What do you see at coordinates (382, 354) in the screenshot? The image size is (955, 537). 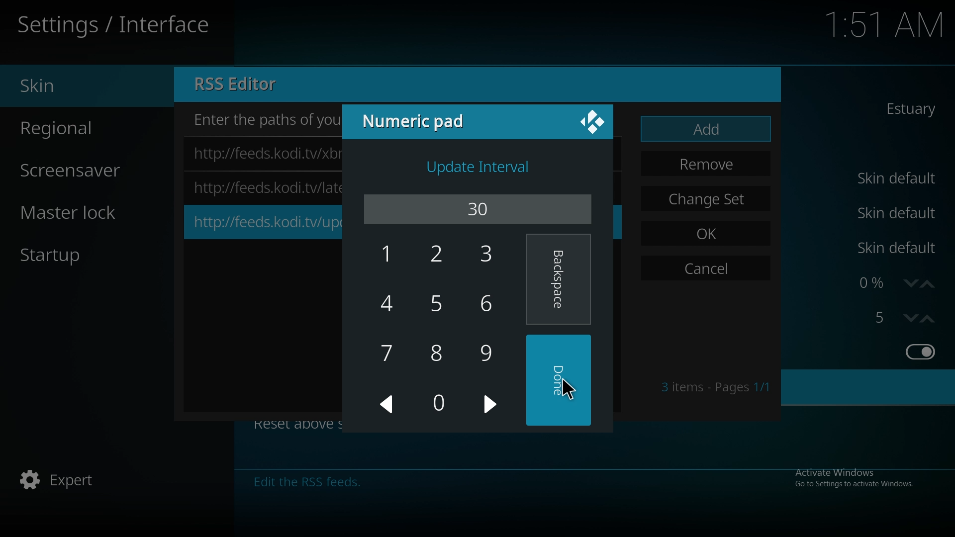 I see `7` at bounding box center [382, 354].